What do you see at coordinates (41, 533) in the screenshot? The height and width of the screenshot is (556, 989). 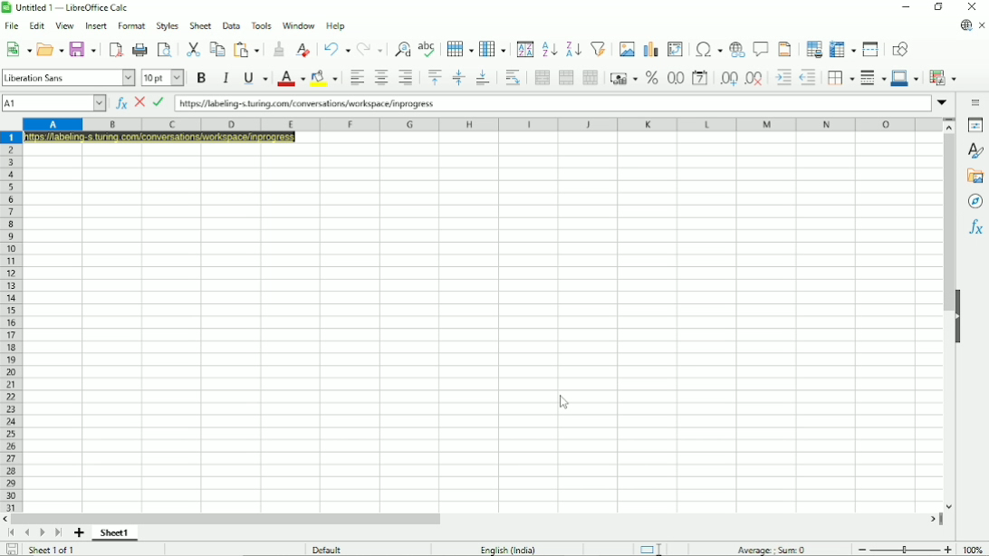 I see `Scroll to next page` at bounding box center [41, 533].